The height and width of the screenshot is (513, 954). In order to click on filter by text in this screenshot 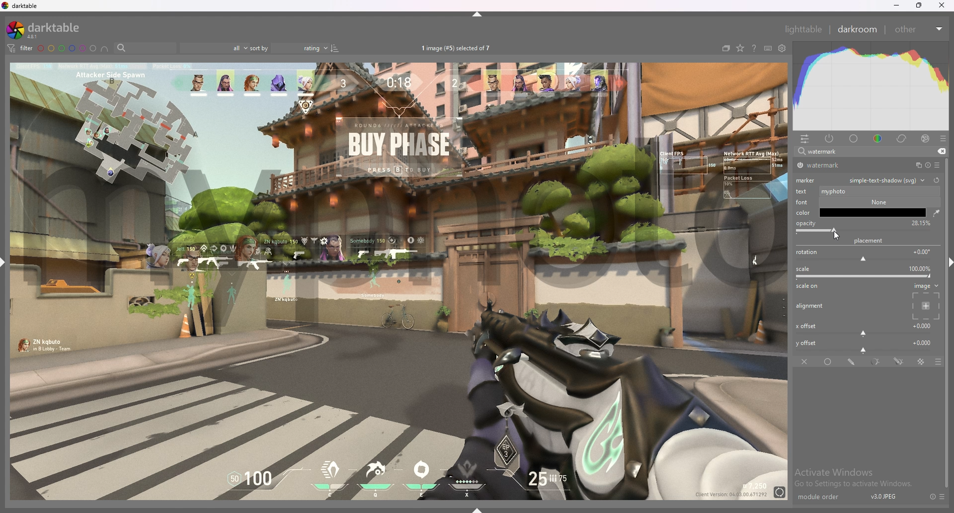, I will do `click(145, 48)`.